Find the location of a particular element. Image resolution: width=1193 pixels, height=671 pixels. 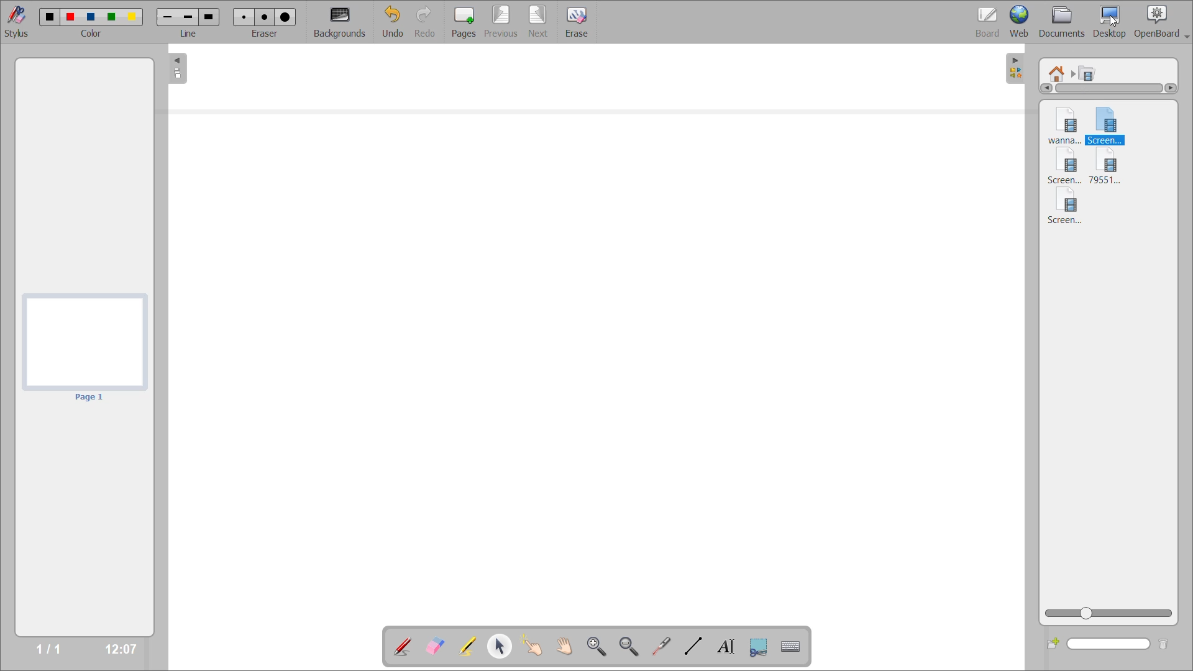

Left arrow is located at coordinates (1044, 90).